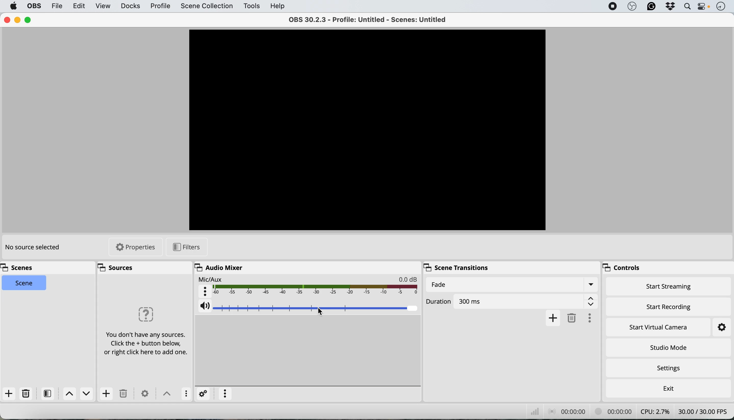  What do you see at coordinates (571, 318) in the screenshot?
I see `delete fade` at bounding box center [571, 318].